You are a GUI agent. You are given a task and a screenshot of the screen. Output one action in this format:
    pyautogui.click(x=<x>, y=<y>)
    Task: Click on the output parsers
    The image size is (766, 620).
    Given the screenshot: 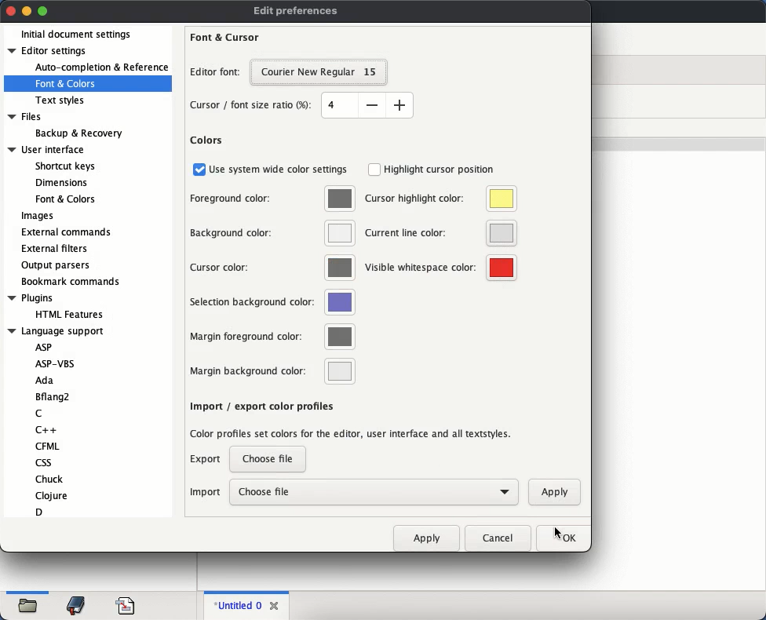 What is the action you would take?
    pyautogui.click(x=57, y=265)
    